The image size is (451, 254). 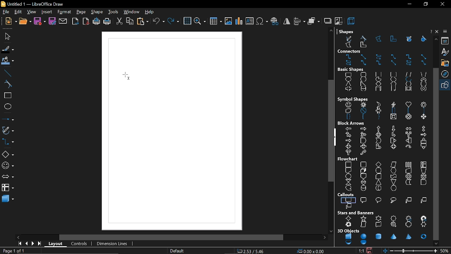 I want to click on manual input, so click(x=408, y=170).